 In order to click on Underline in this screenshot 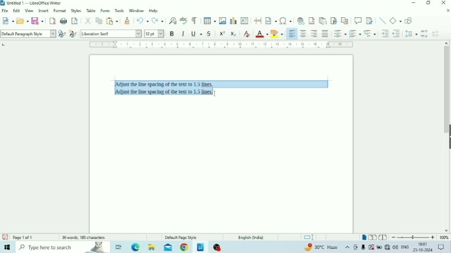, I will do `click(196, 33)`.